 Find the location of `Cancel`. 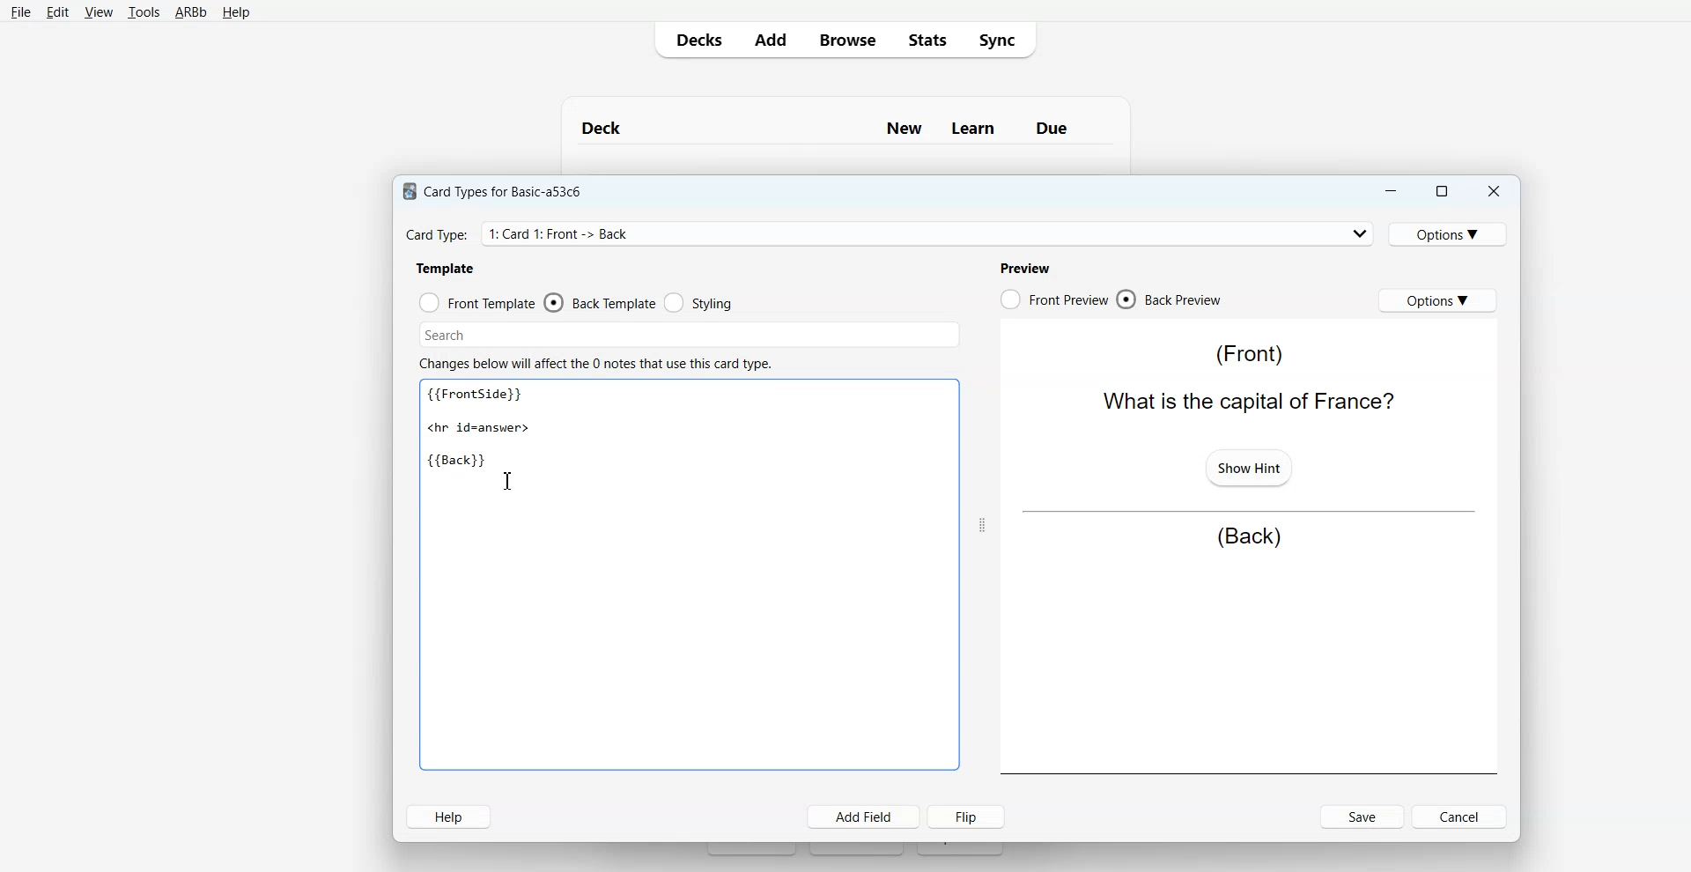

Cancel is located at coordinates (1462, 816).